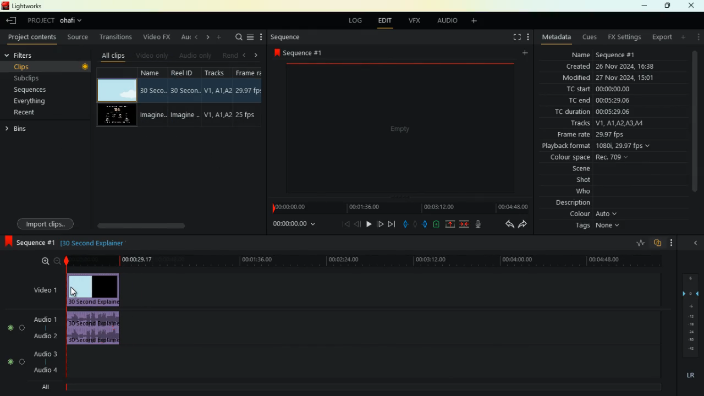 The width and height of the screenshot is (704, 396). Describe the element at coordinates (185, 96) in the screenshot. I see `reel id` at that location.